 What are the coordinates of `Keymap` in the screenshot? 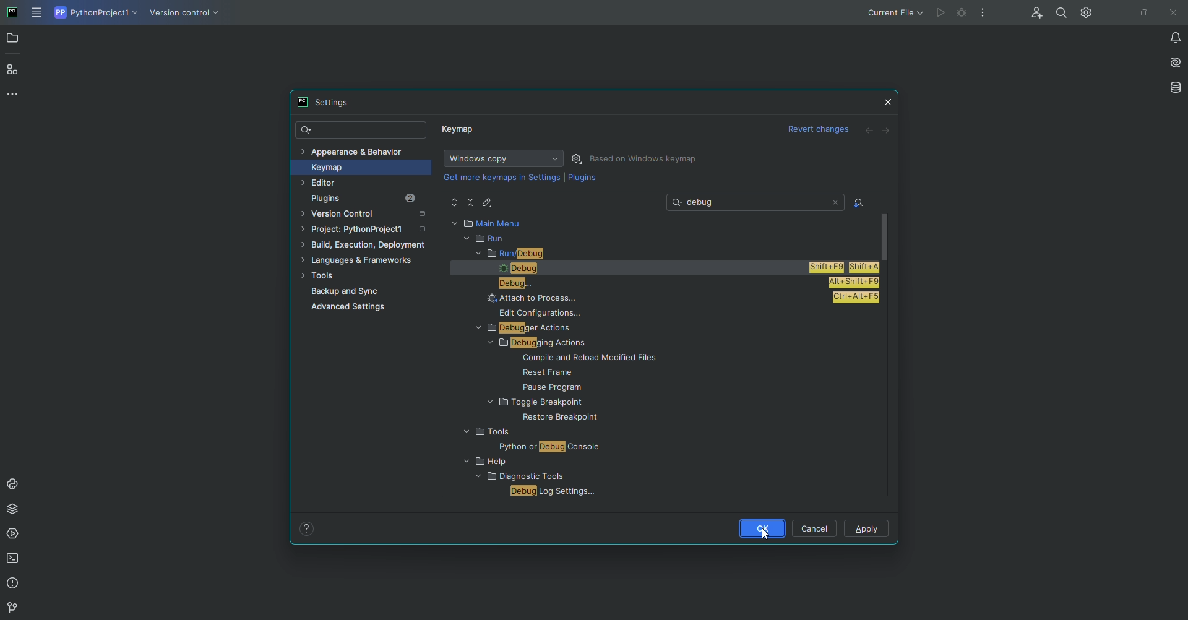 It's located at (460, 132).